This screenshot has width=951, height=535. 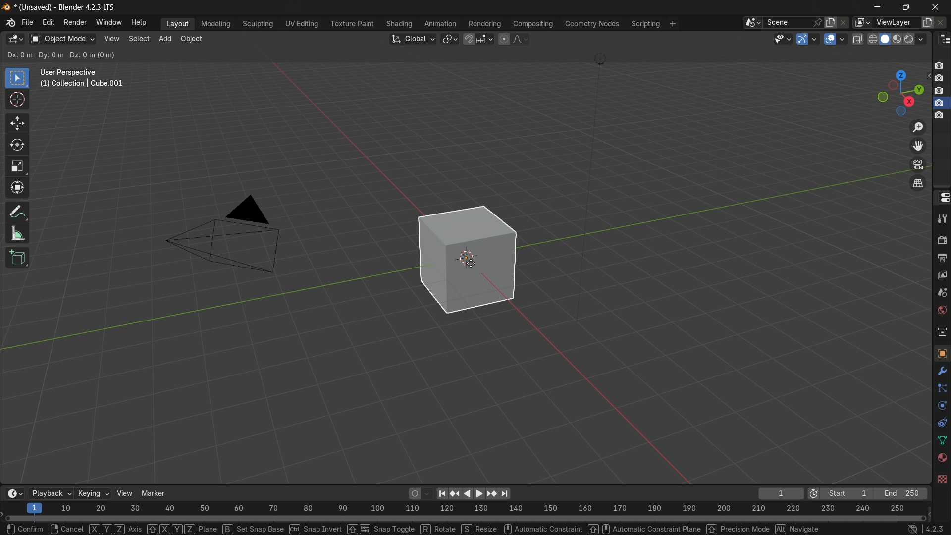 What do you see at coordinates (49, 23) in the screenshot?
I see `edit menu` at bounding box center [49, 23].